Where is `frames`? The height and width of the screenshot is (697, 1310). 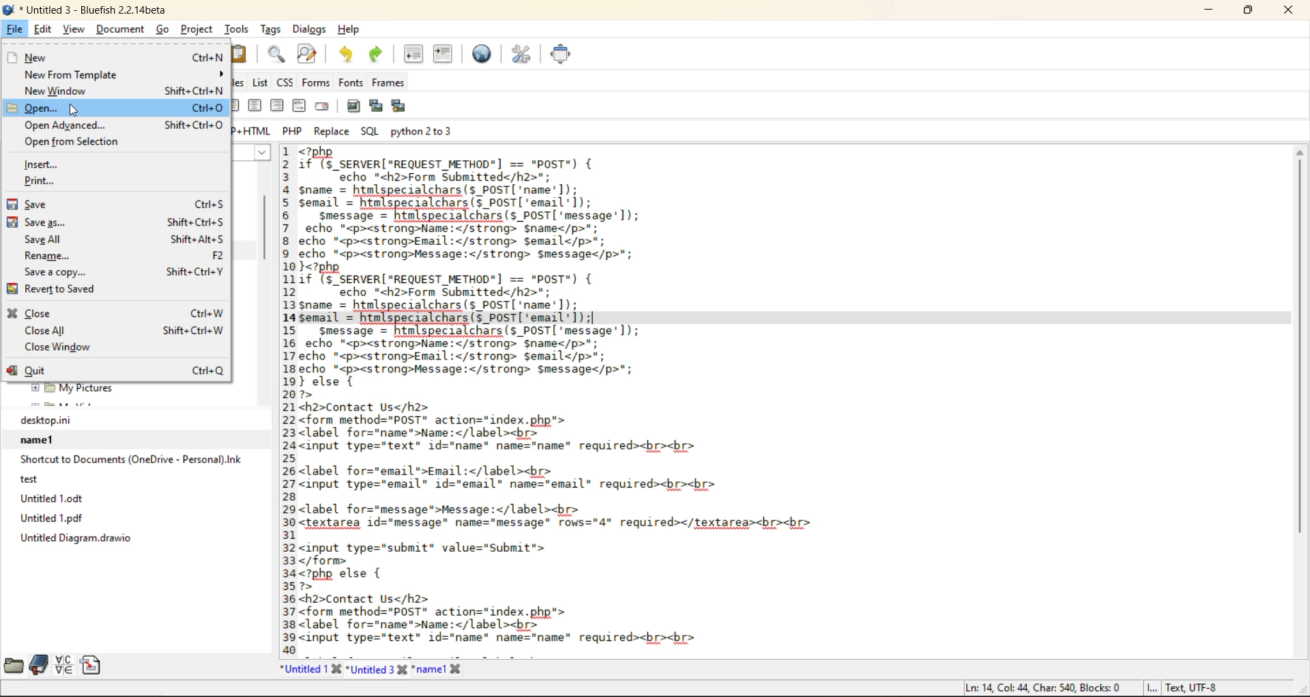 frames is located at coordinates (393, 83).